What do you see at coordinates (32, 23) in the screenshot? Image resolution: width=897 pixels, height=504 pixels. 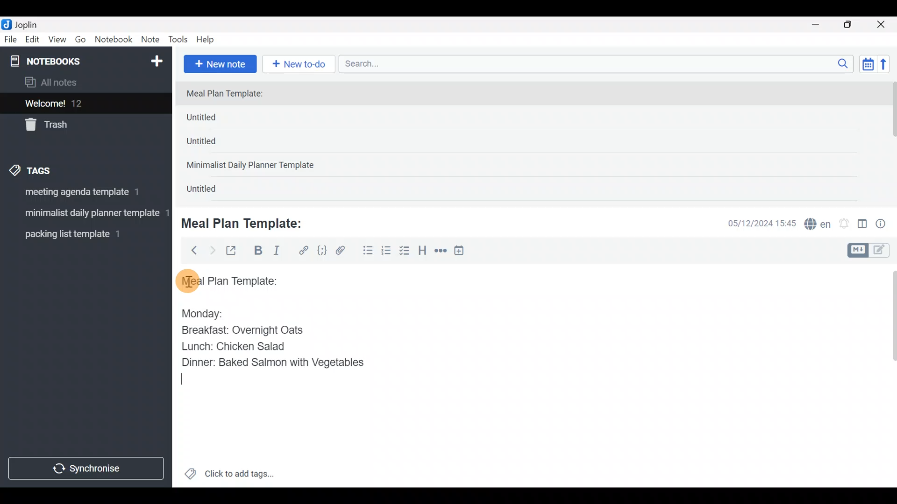 I see `Joplin` at bounding box center [32, 23].